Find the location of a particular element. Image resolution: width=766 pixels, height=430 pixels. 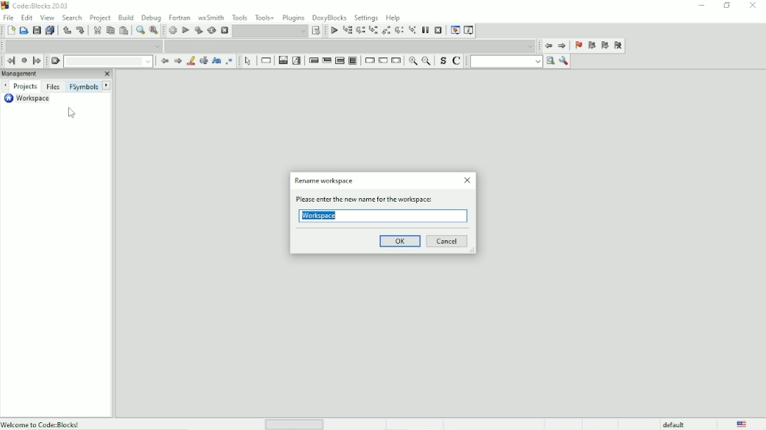

Step out is located at coordinates (386, 32).